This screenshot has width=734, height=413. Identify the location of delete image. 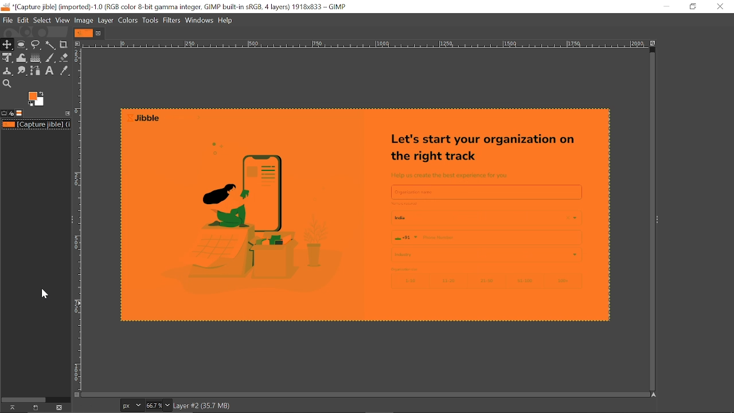
(59, 408).